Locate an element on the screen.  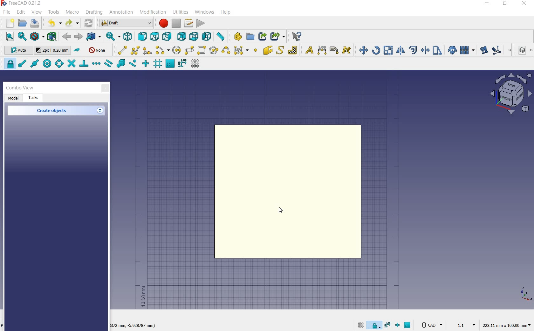
create part is located at coordinates (236, 36).